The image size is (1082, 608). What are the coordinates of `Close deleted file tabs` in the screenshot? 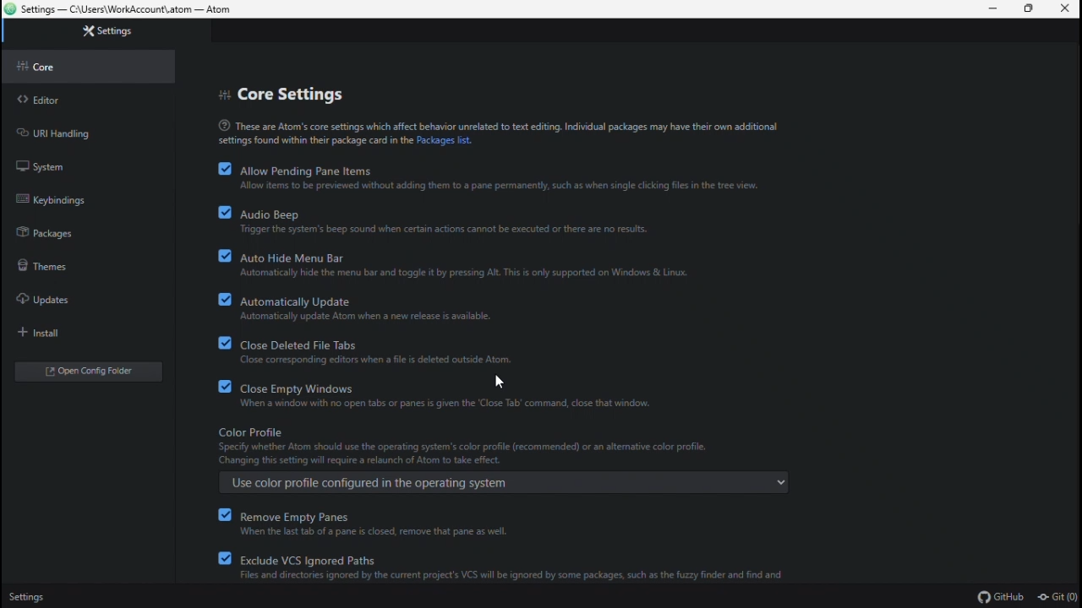 It's located at (382, 351).